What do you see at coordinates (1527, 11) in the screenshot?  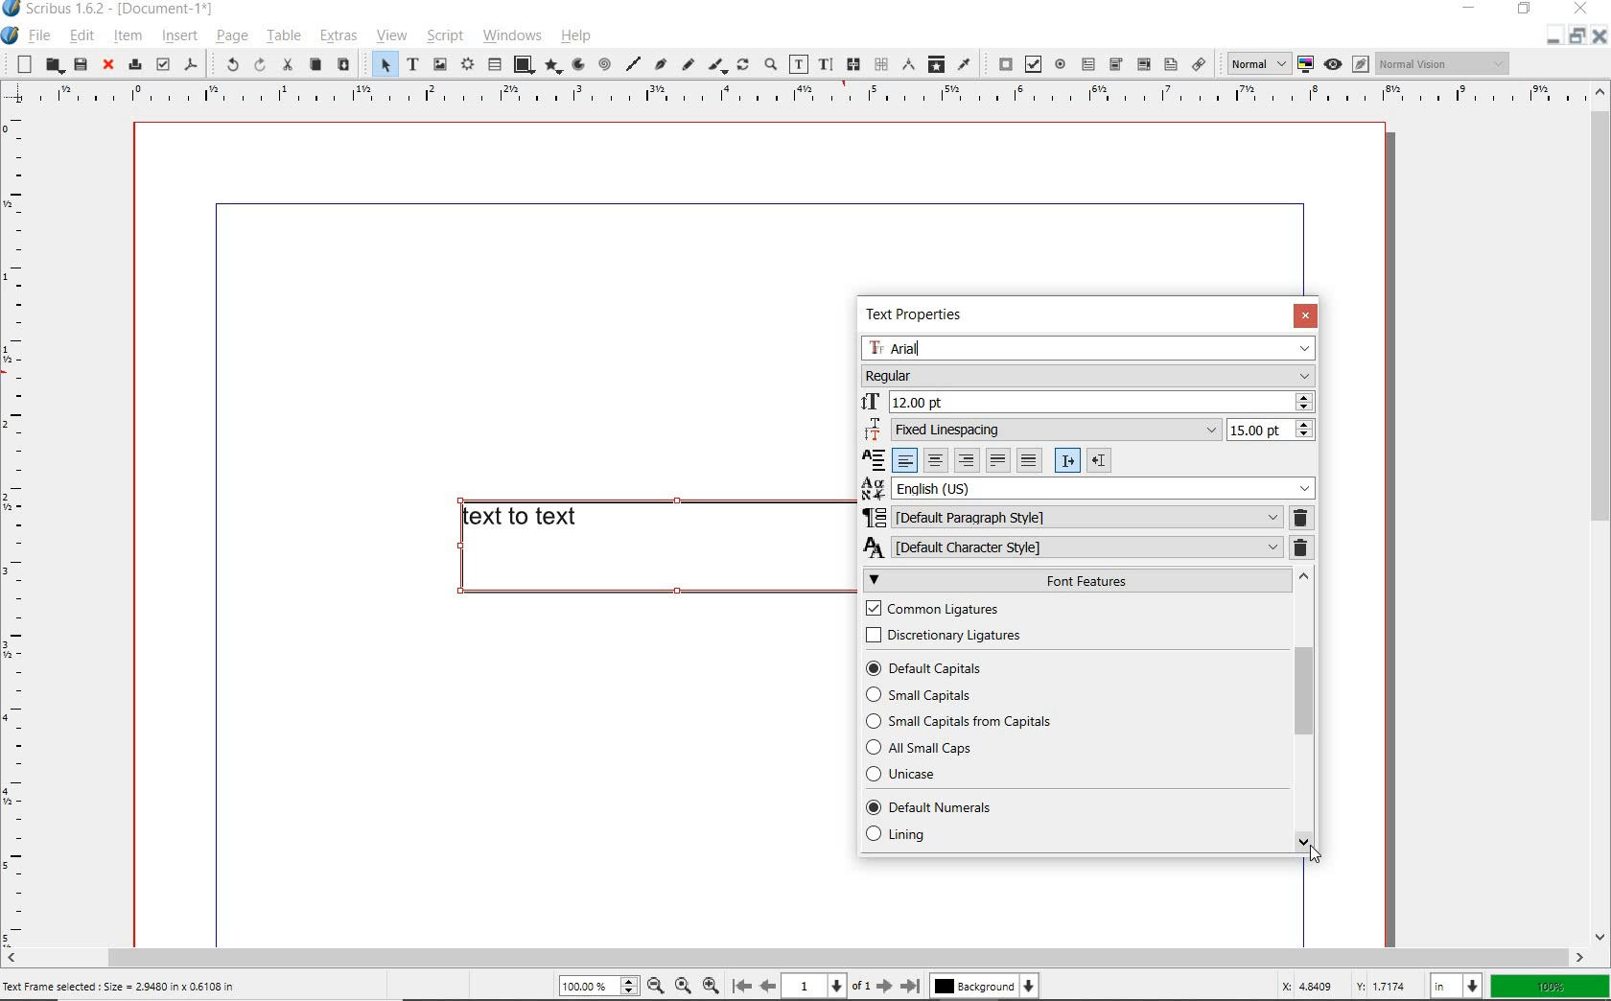 I see `restore` at bounding box center [1527, 11].